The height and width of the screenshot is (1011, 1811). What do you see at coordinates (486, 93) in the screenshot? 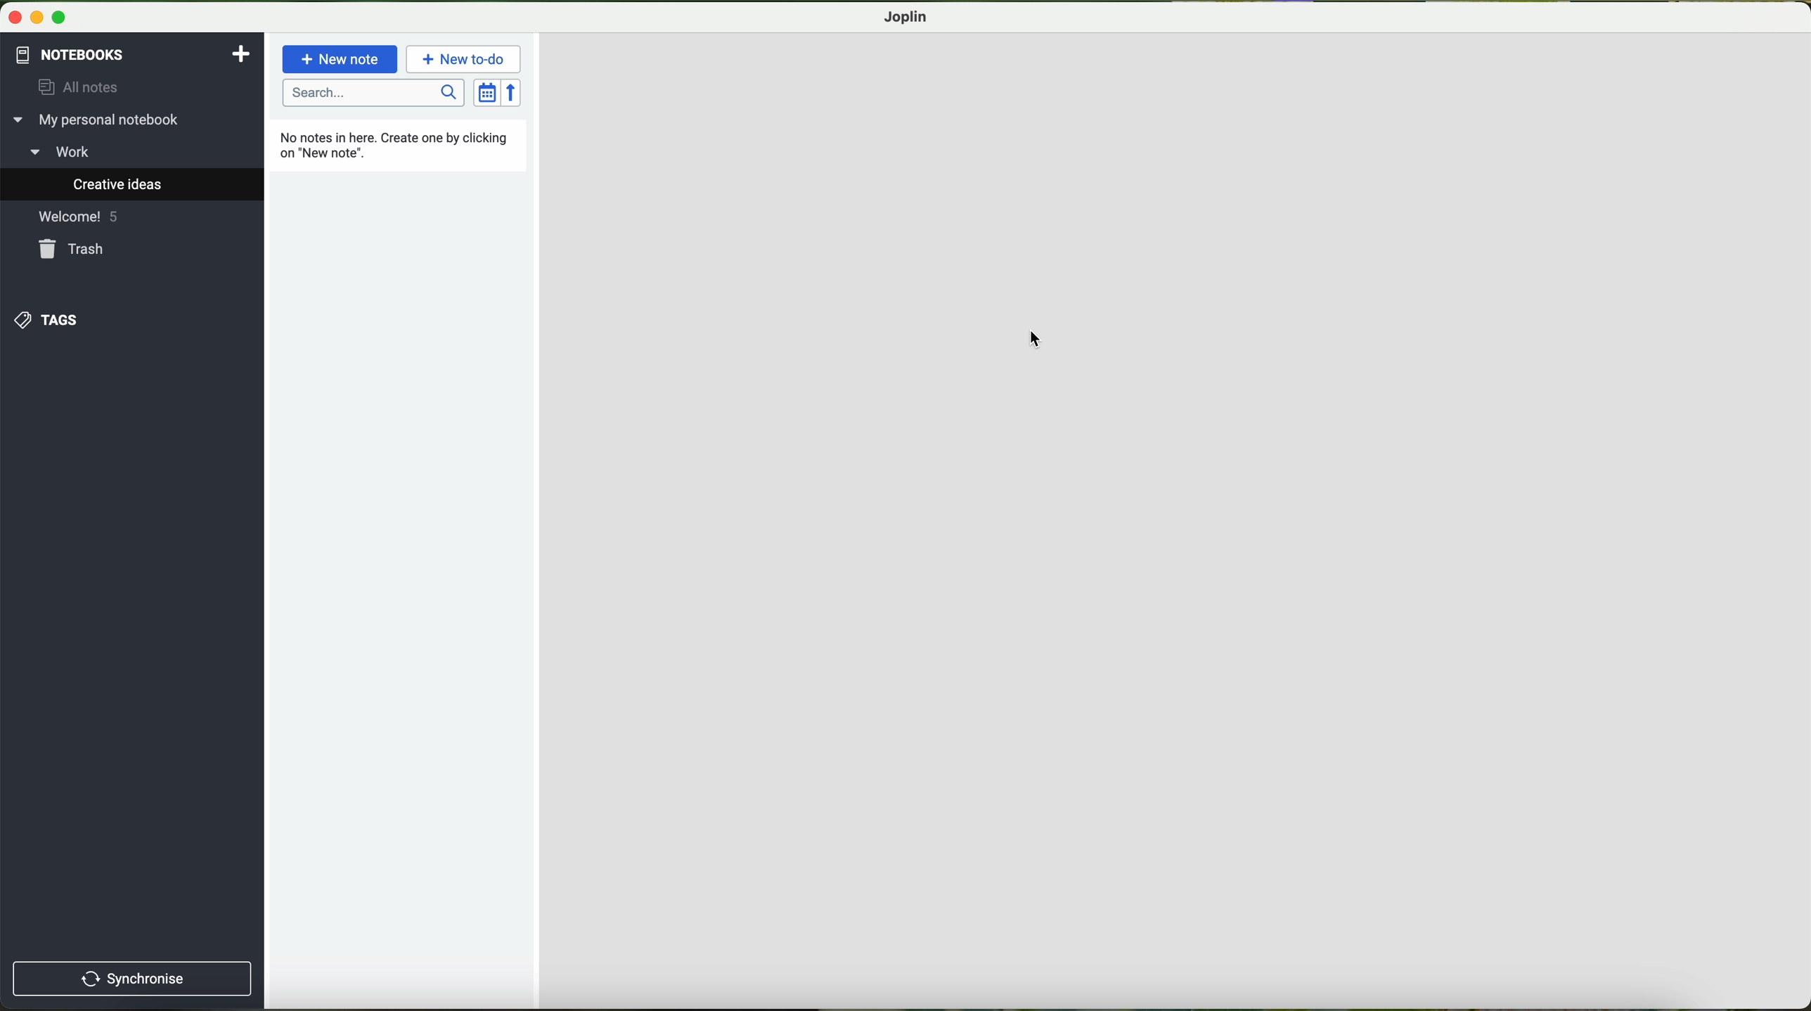
I see `` at bounding box center [486, 93].